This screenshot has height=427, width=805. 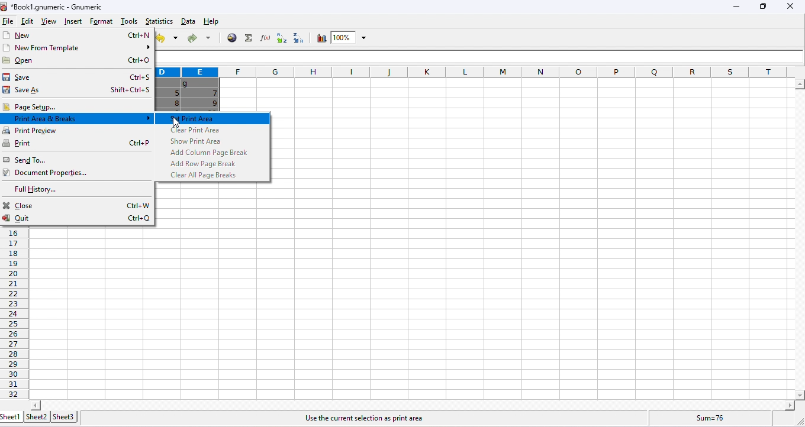 What do you see at coordinates (72, 21) in the screenshot?
I see `insert` at bounding box center [72, 21].